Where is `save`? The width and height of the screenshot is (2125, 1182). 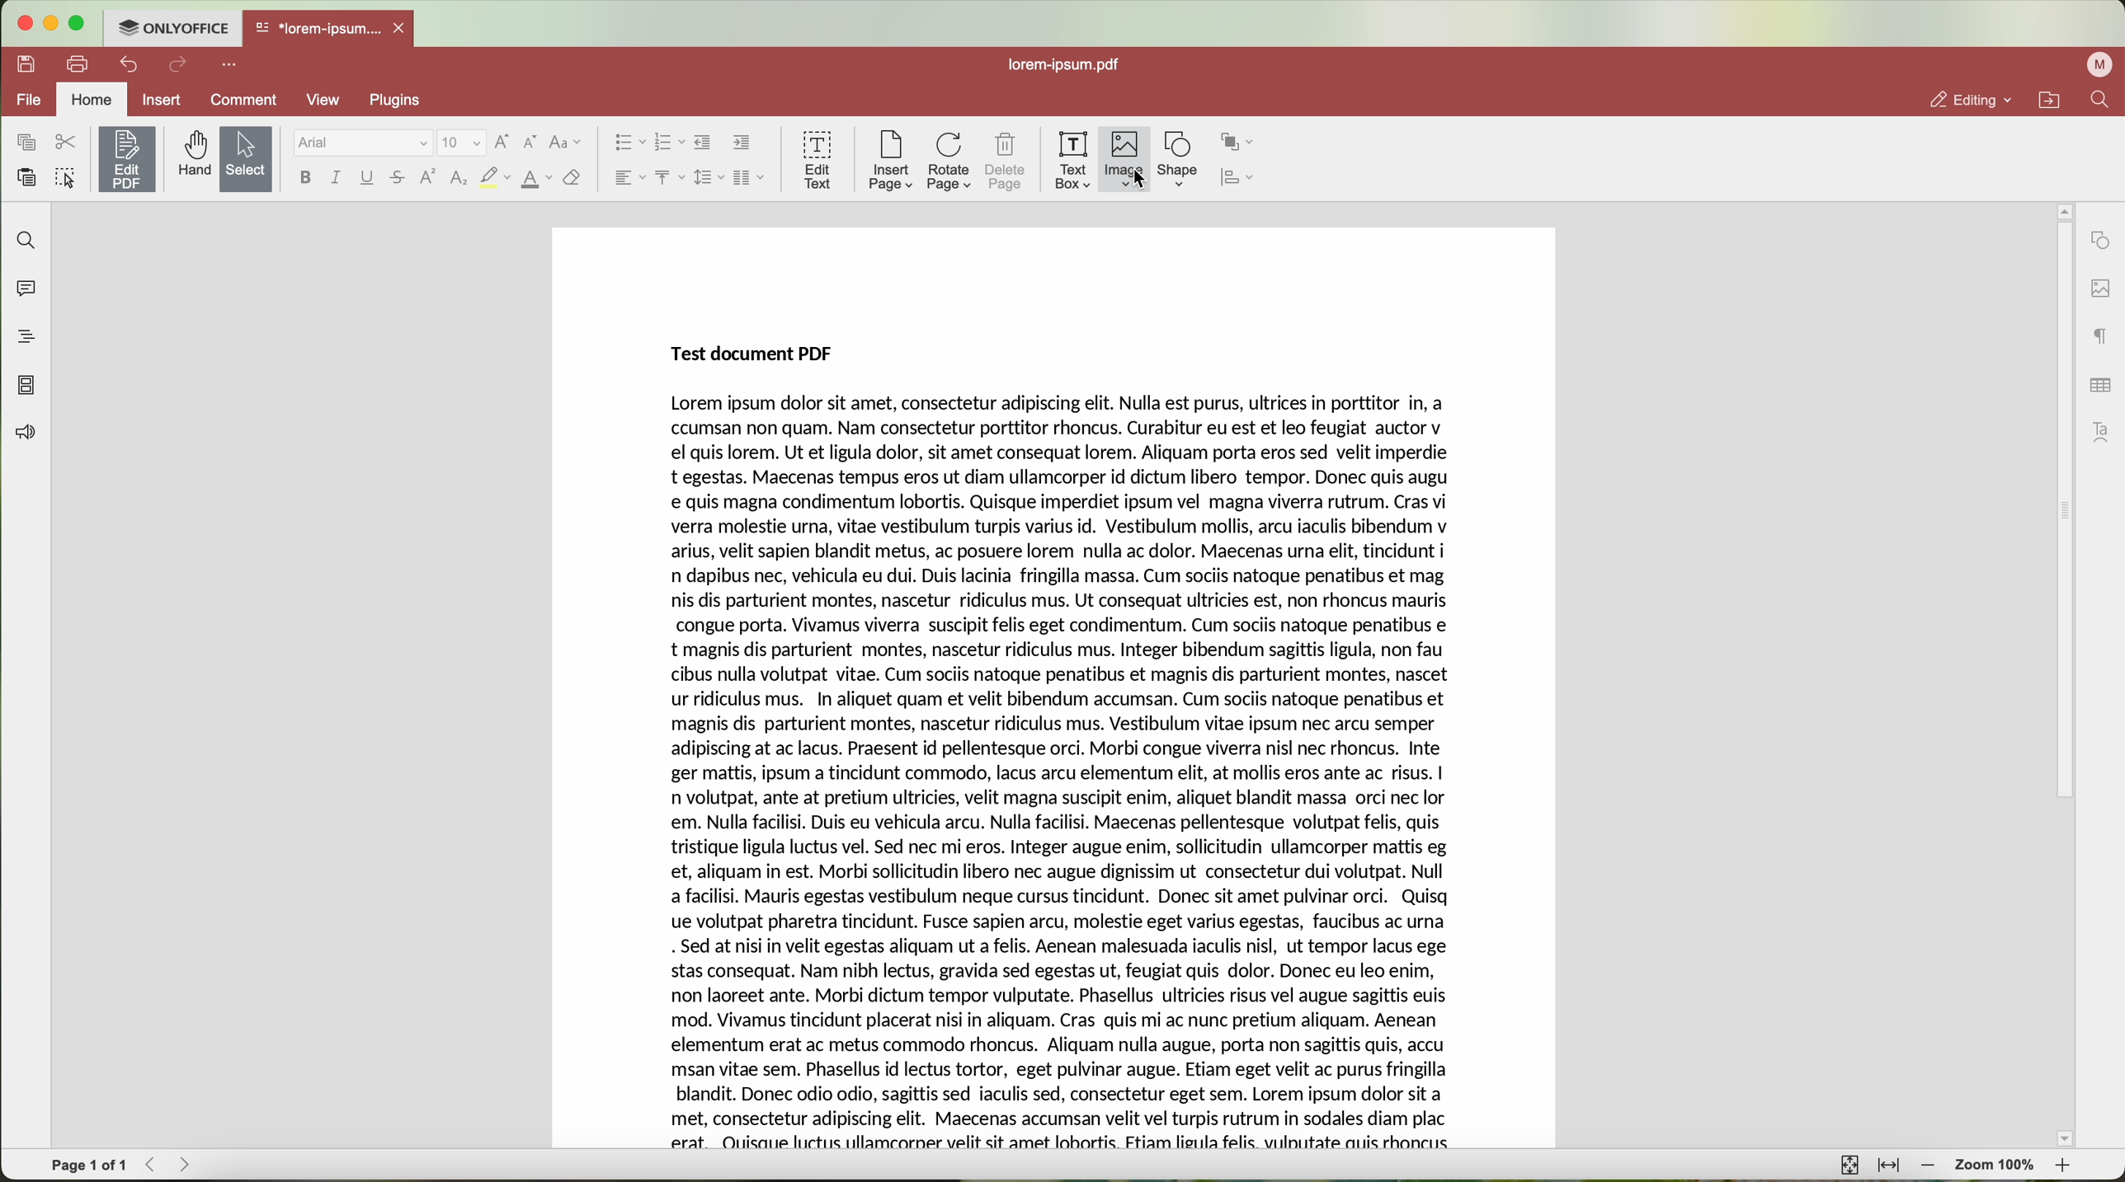
save is located at coordinates (22, 63).